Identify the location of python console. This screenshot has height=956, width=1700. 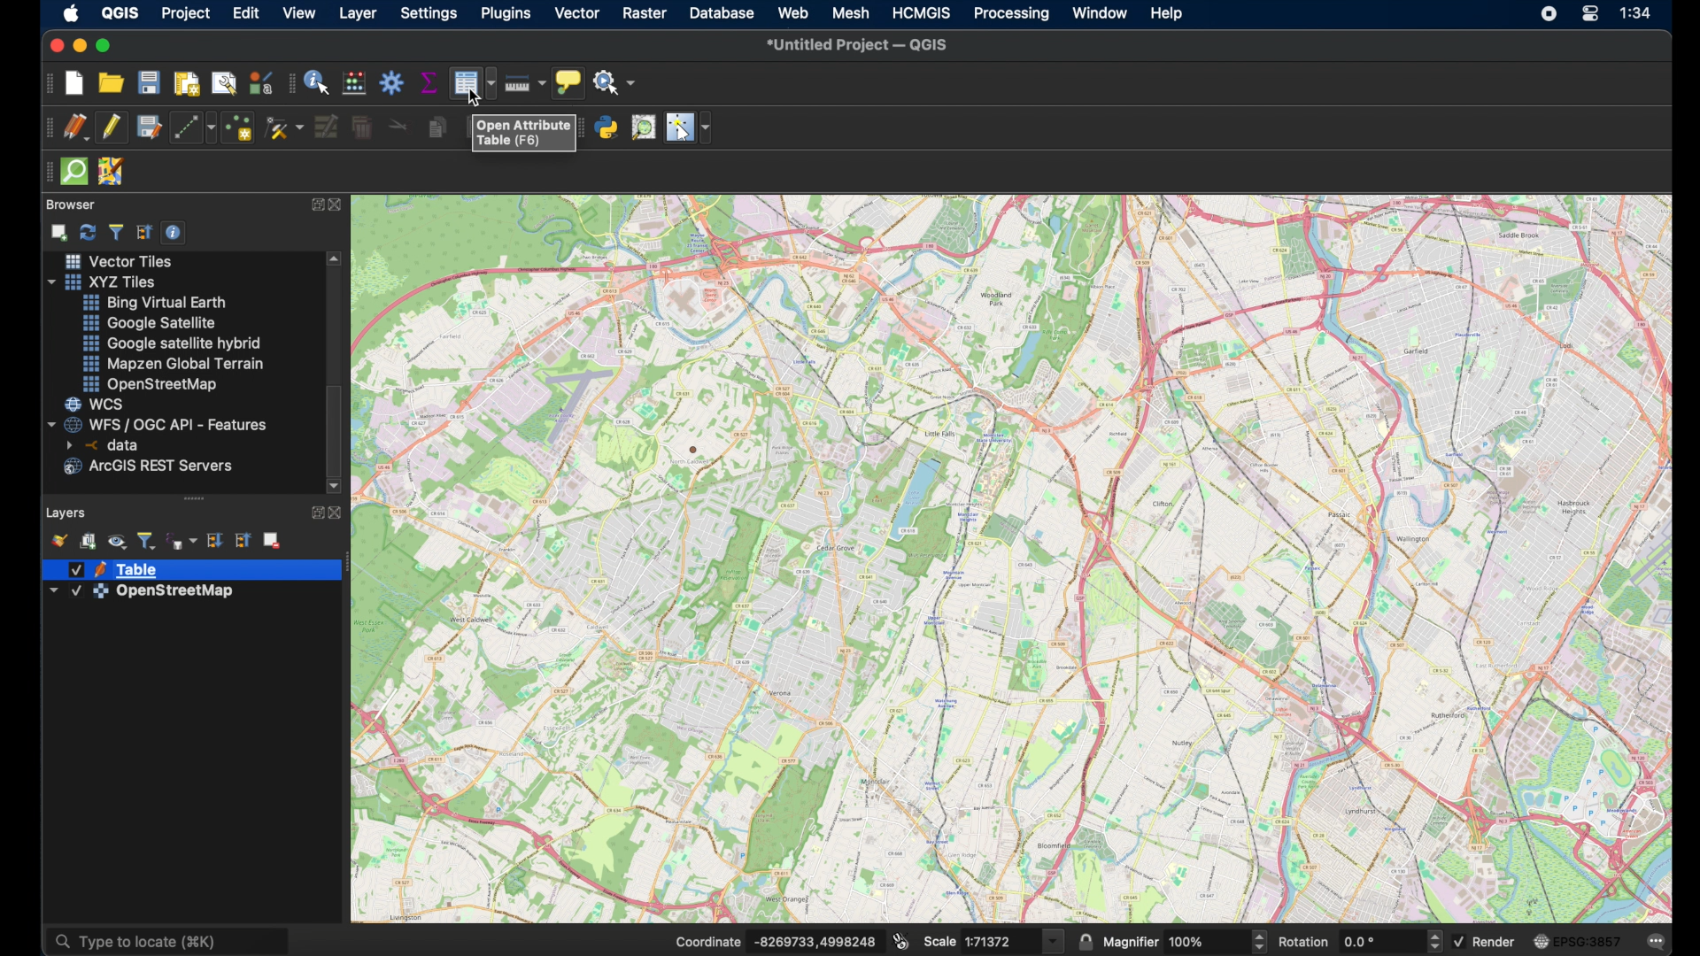
(607, 129).